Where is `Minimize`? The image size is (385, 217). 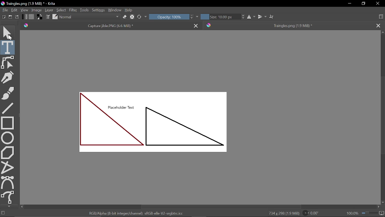
Minimize is located at coordinates (350, 3).